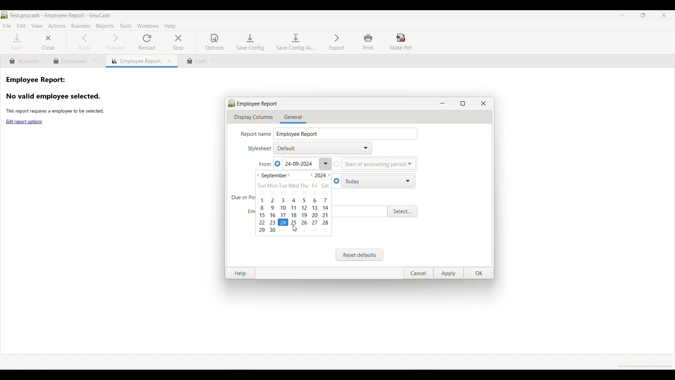 The image size is (675, 380). I want to click on Cursor selecting required start date for report, so click(294, 229).